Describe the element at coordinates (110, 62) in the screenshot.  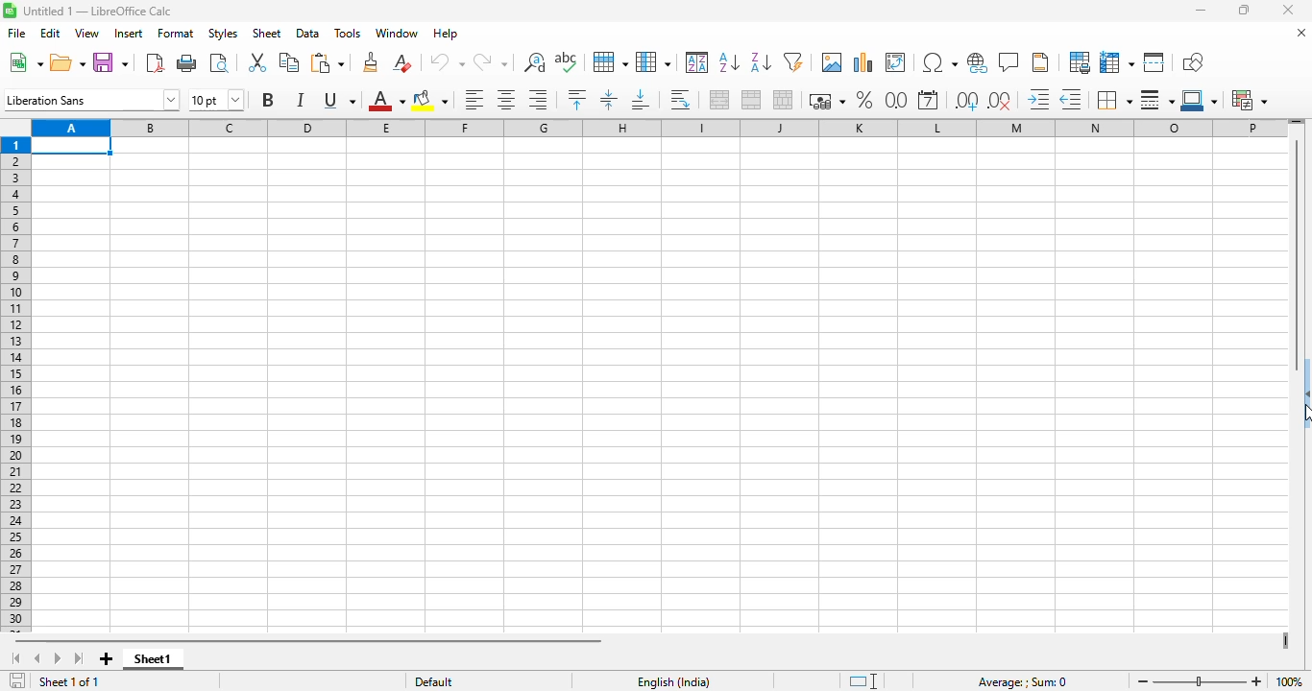
I see `save` at that location.